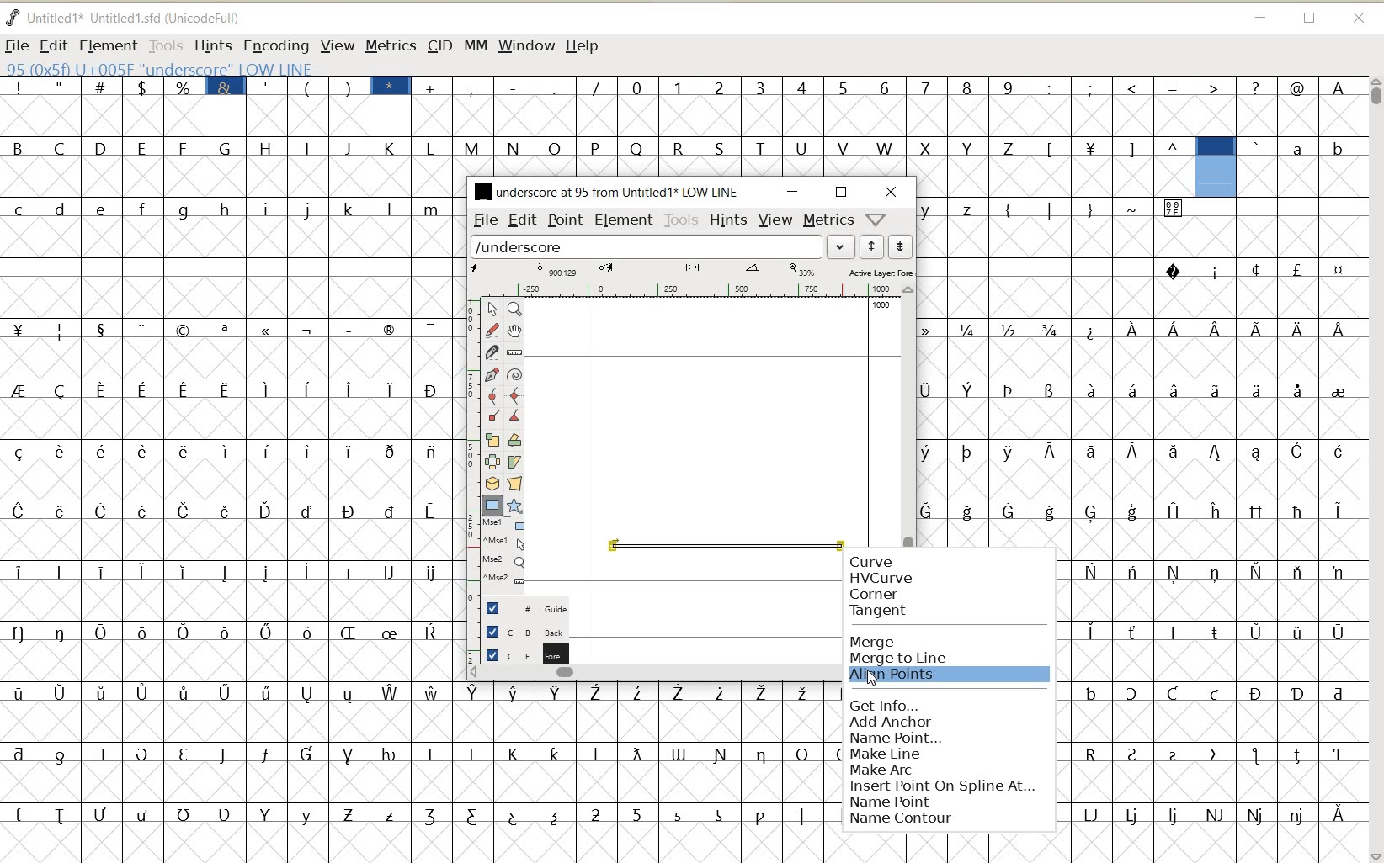  What do you see at coordinates (164, 45) in the screenshot?
I see `TOOLS` at bounding box center [164, 45].